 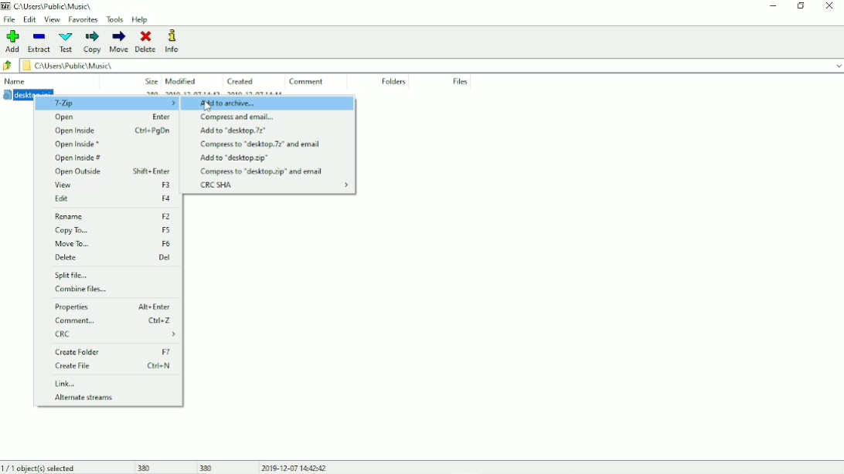 I want to click on Create File, so click(x=114, y=367).